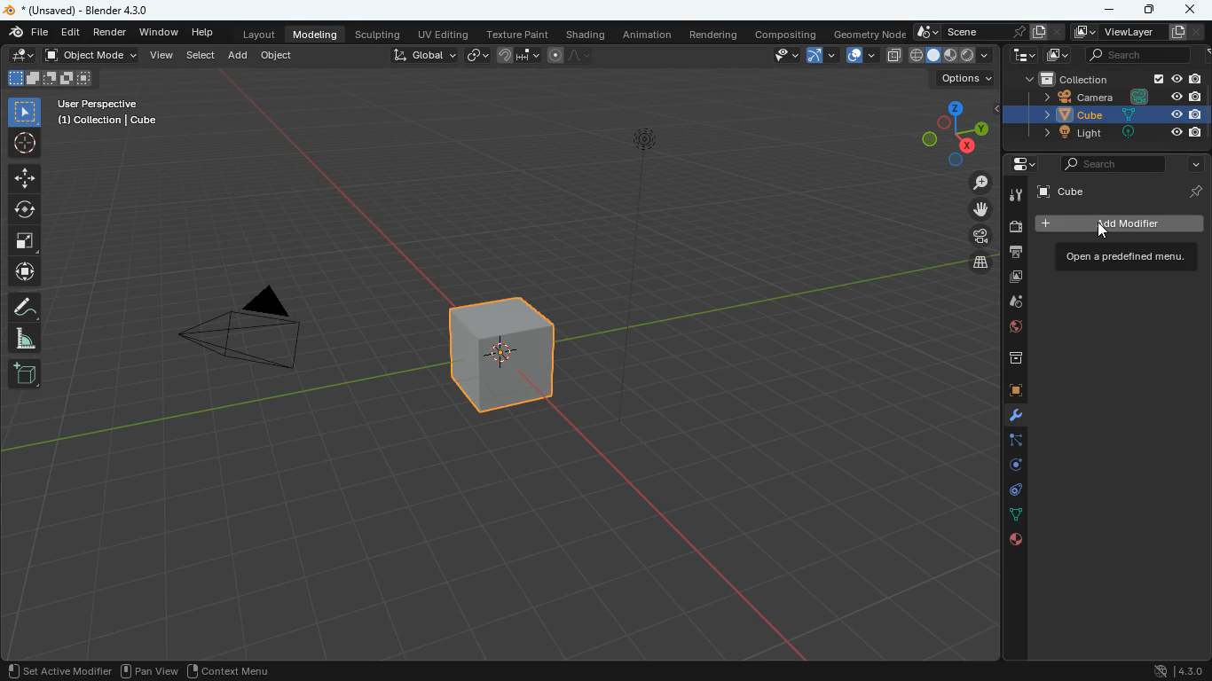 The width and height of the screenshot is (1212, 681). What do you see at coordinates (1147, 8) in the screenshot?
I see `maximize` at bounding box center [1147, 8].